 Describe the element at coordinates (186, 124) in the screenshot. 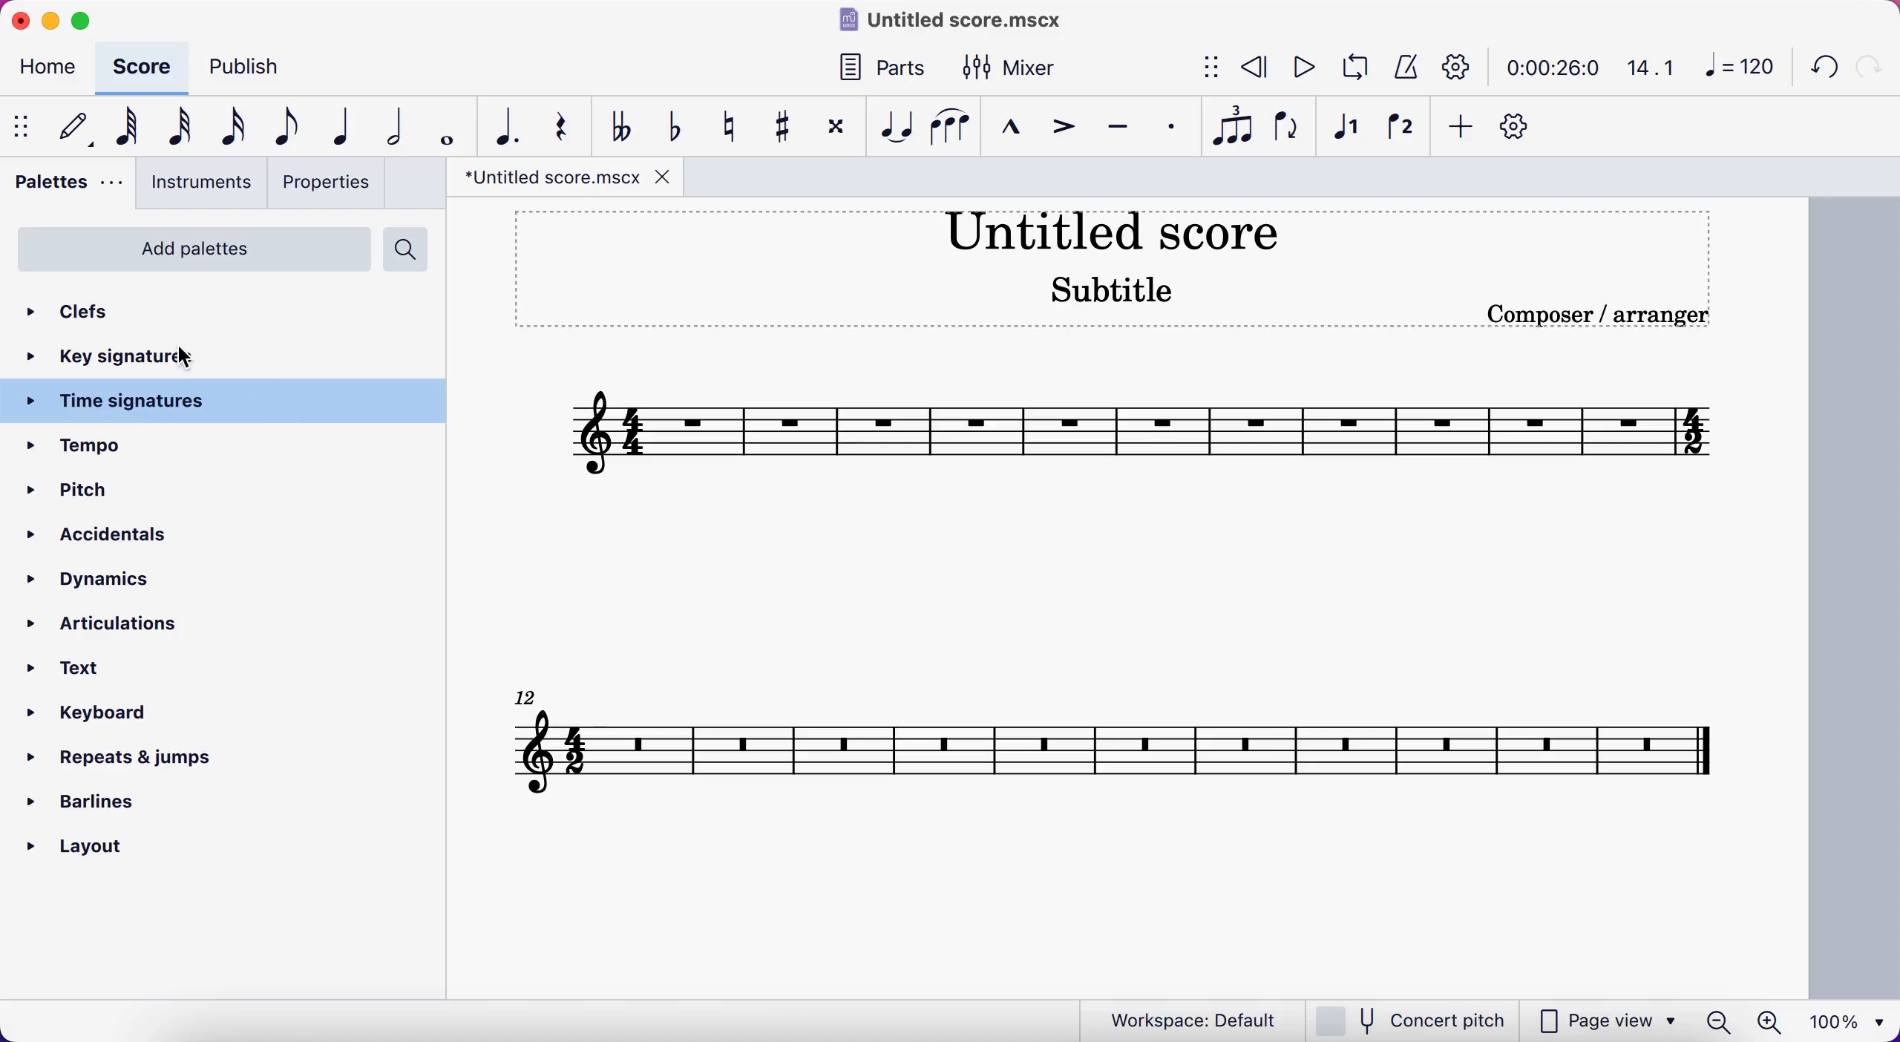

I see `32nd note` at that location.